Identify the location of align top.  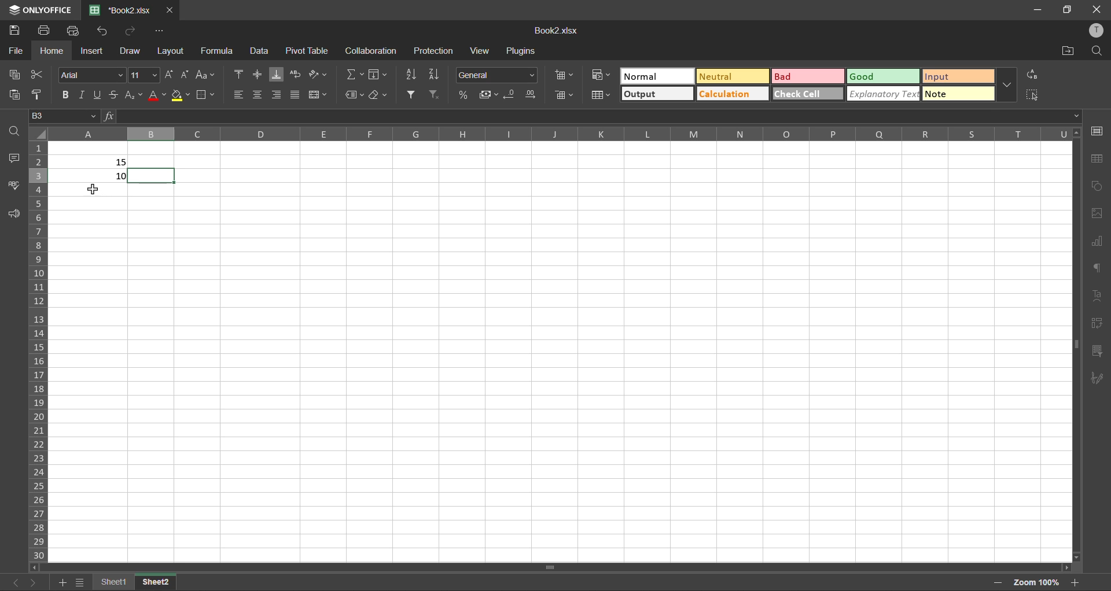
(239, 74).